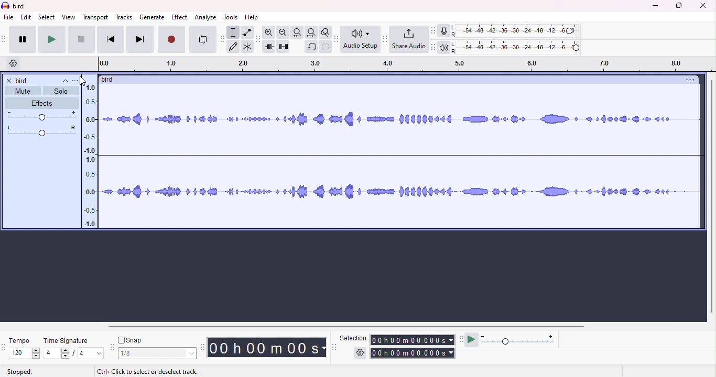 The image size is (716, 377). I want to click on cursor, so click(82, 81).